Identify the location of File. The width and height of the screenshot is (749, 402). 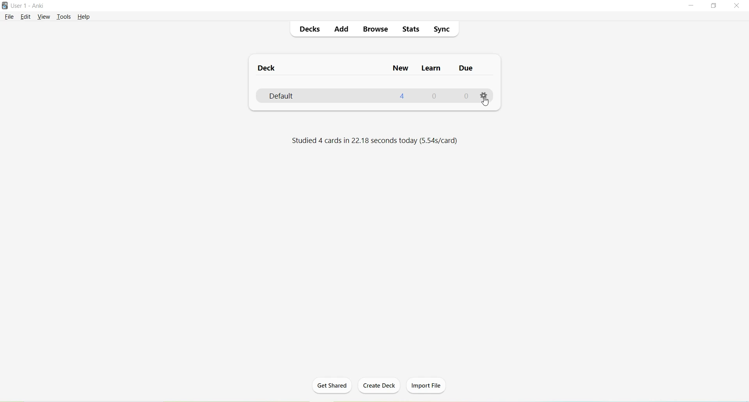
(9, 17).